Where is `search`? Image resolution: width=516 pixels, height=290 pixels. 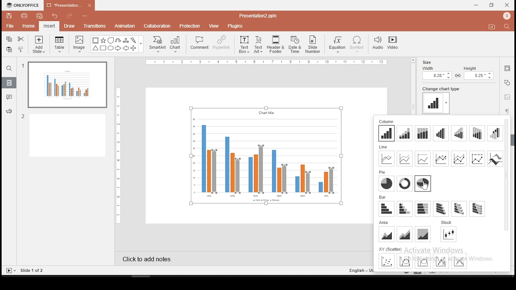
search is located at coordinates (508, 27).